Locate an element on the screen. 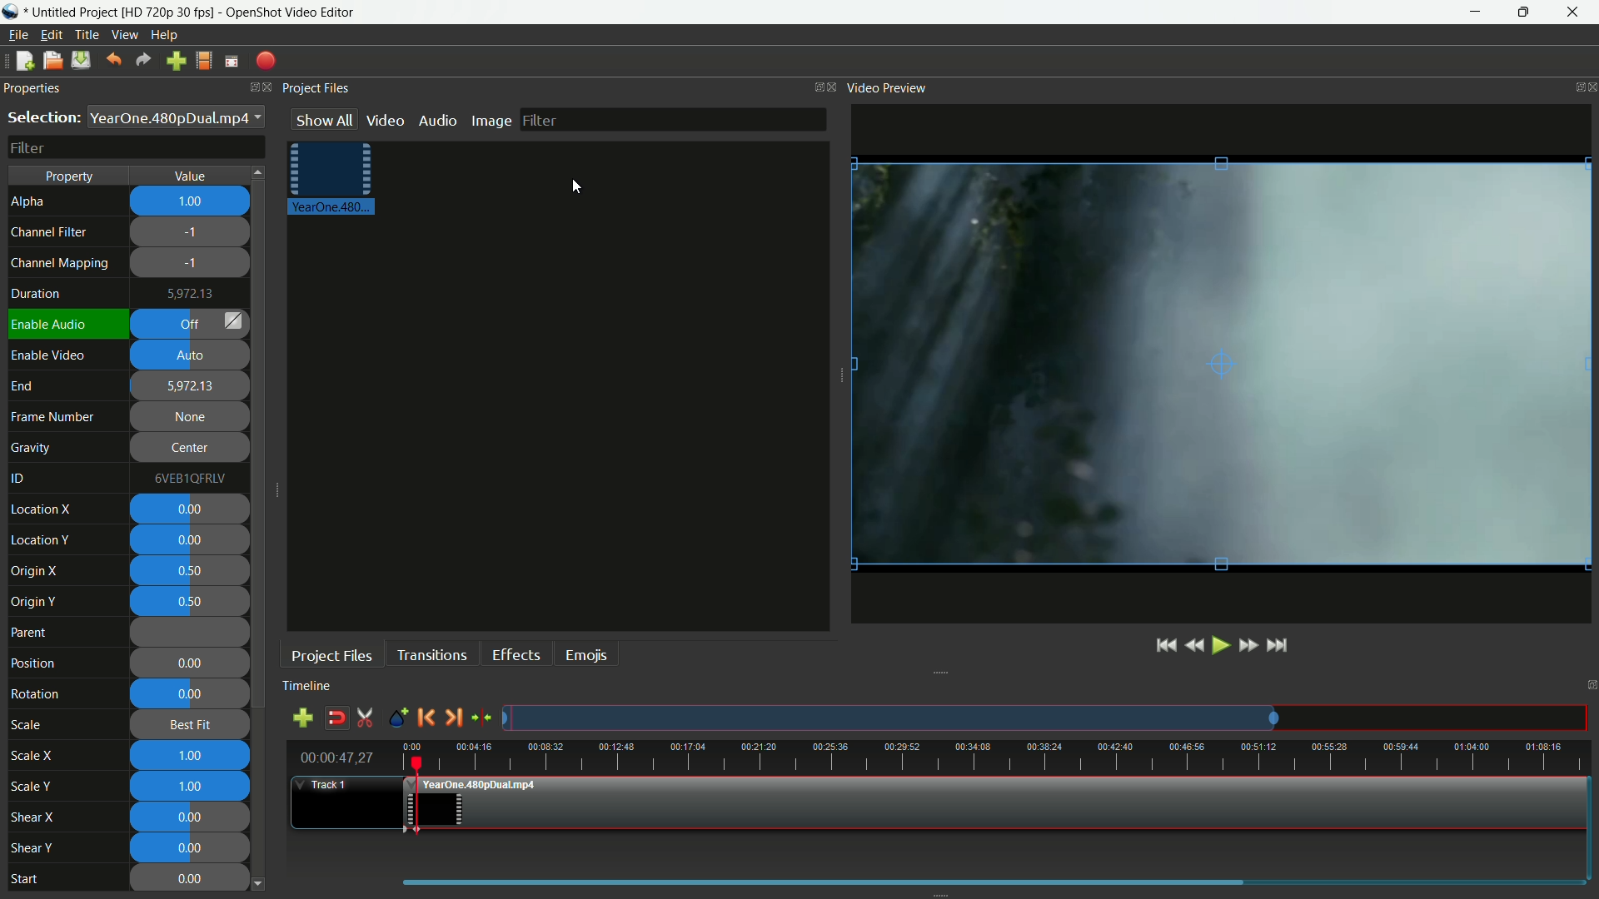 The image size is (1599, 899). -1 is located at coordinates (192, 264).